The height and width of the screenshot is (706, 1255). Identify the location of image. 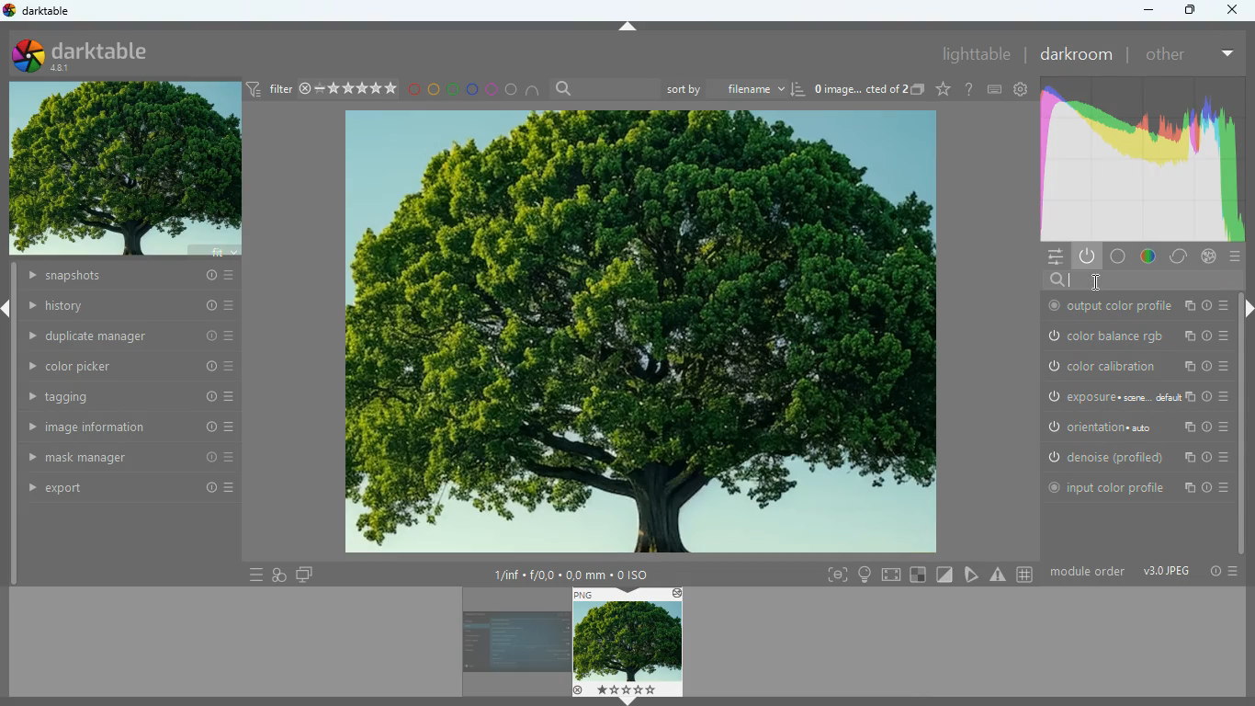
(508, 643).